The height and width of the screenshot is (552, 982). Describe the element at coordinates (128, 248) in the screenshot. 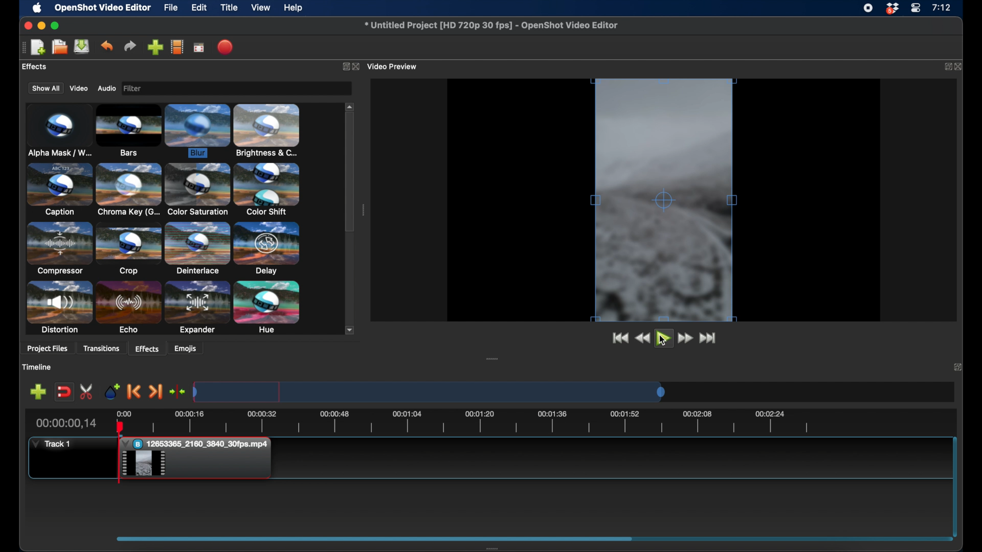

I see `crop` at that location.